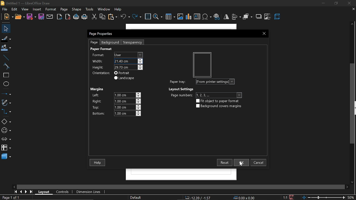 The width and height of the screenshot is (356, 200). I want to click on curves, so click(6, 67).